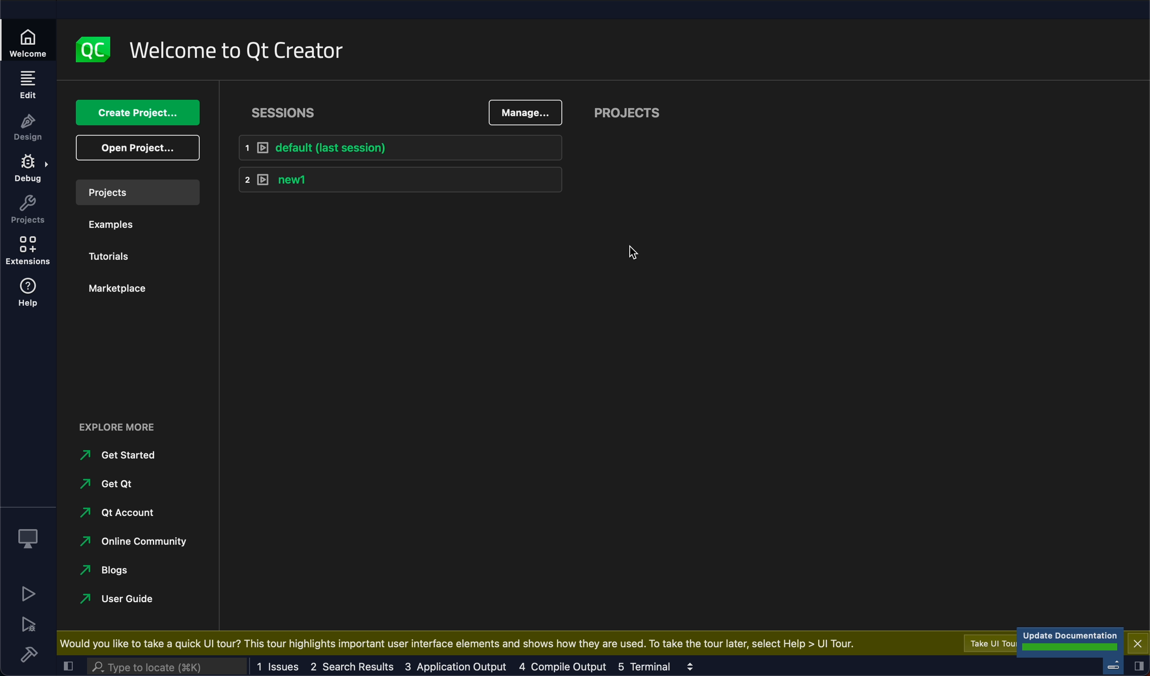 The height and width of the screenshot is (676, 1150). What do you see at coordinates (27, 535) in the screenshot?
I see `kit selector` at bounding box center [27, 535].